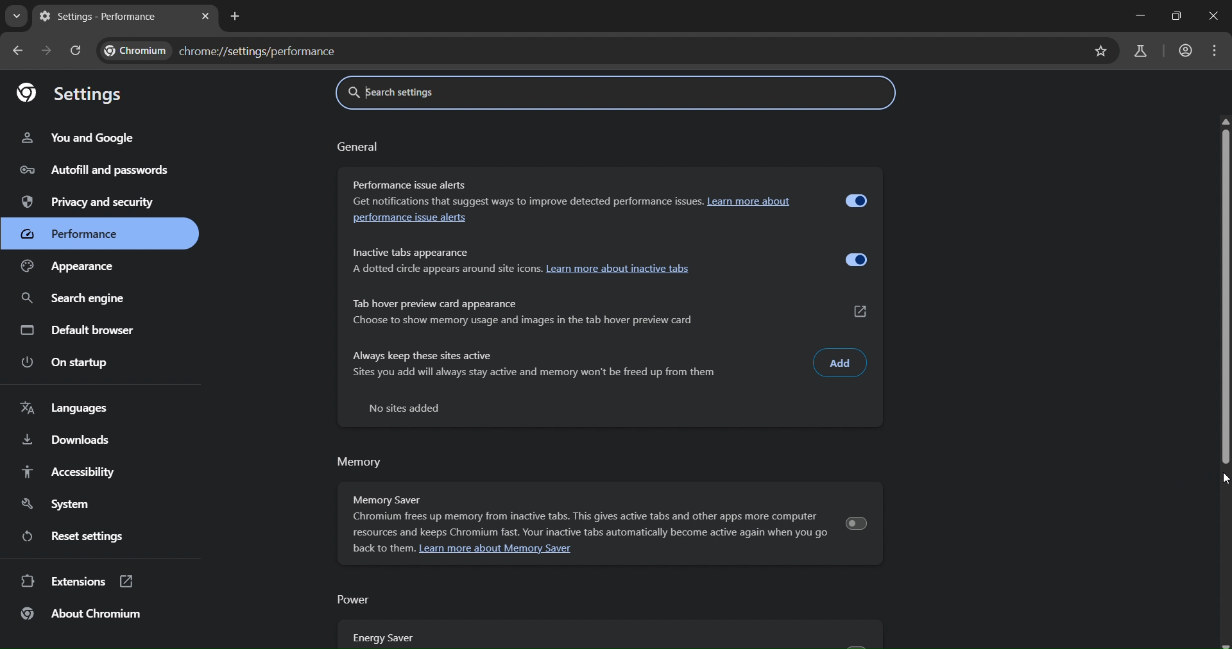  What do you see at coordinates (530, 312) in the screenshot?
I see `Tab hover preview card appearance
Choose to show memory usage and images in the tab hover preview card` at bounding box center [530, 312].